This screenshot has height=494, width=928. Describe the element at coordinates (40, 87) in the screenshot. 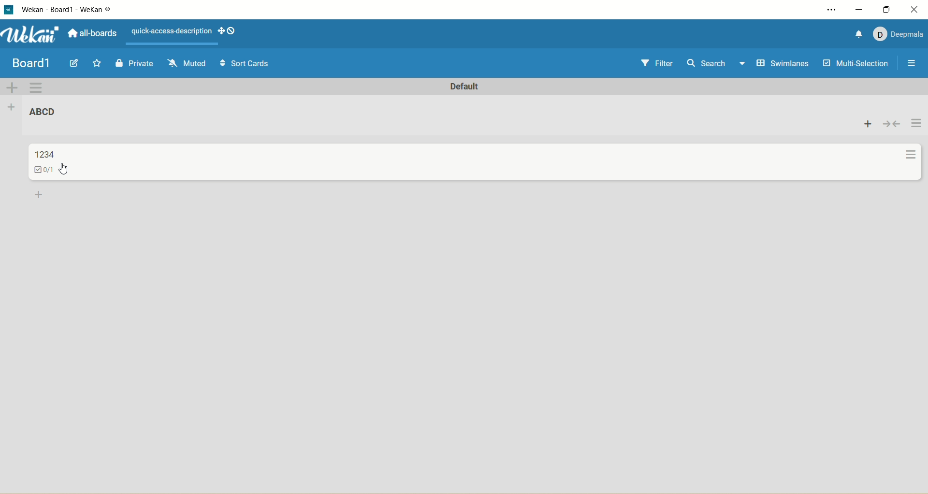

I see `swimlane action` at that location.